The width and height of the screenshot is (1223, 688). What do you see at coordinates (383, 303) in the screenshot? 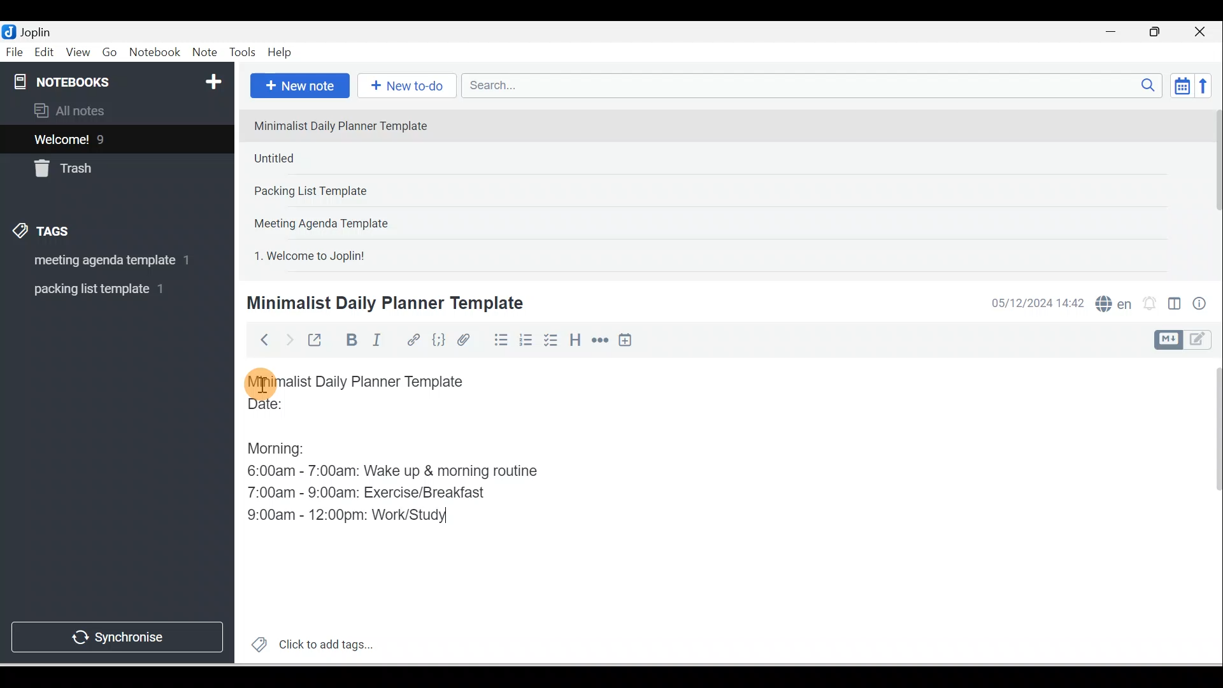
I see `Minimalist Daily Planner Template` at bounding box center [383, 303].